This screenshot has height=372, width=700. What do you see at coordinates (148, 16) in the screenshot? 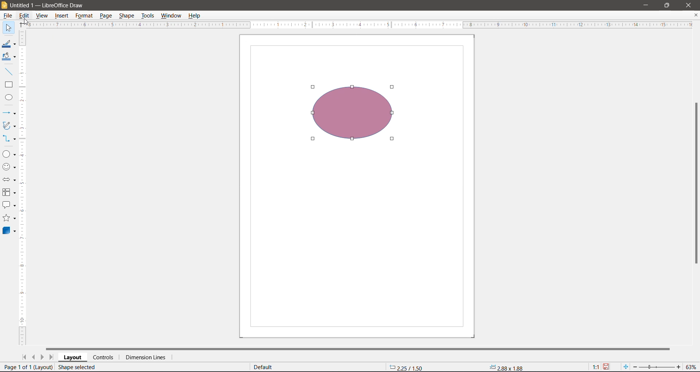
I see `Tools` at bounding box center [148, 16].